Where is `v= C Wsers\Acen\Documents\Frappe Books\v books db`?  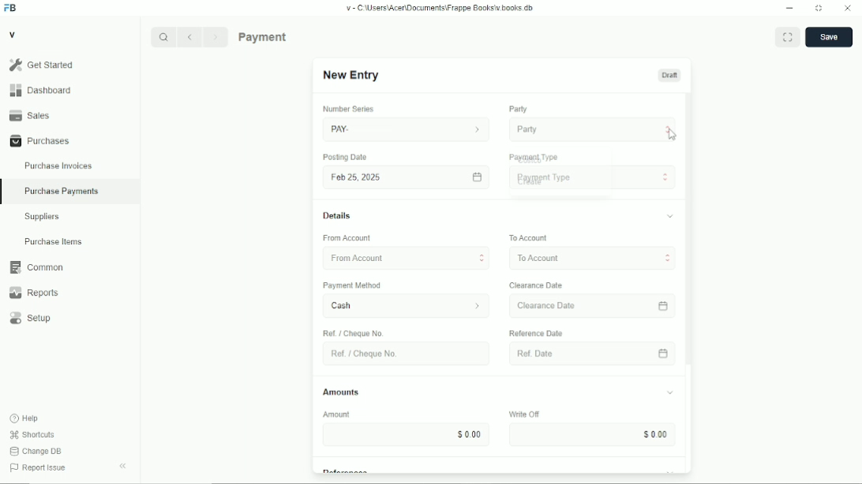 v= C Wsers\Acen\Documents\Frappe Books\v books db is located at coordinates (440, 8).